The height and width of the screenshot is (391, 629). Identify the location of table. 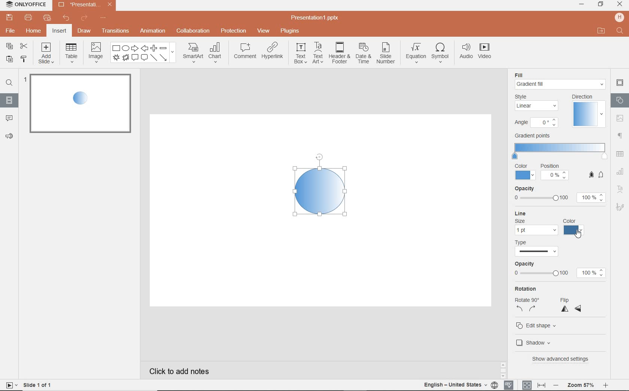
(71, 54).